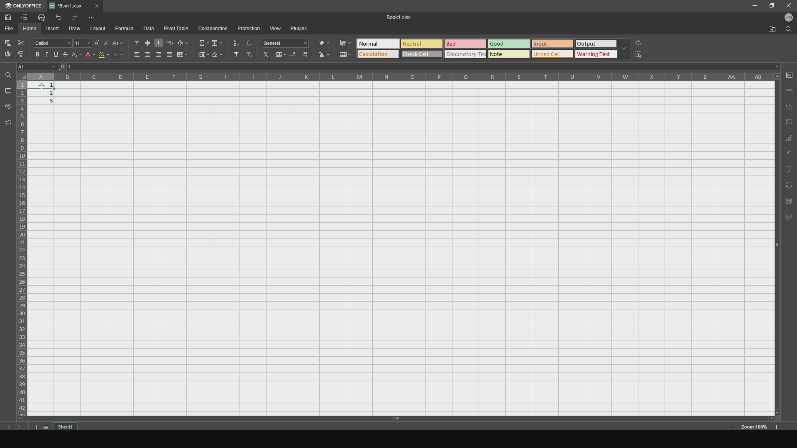 Image resolution: width=797 pixels, height=448 pixels. What do you see at coordinates (787, 6) in the screenshot?
I see `close` at bounding box center [787, 6].